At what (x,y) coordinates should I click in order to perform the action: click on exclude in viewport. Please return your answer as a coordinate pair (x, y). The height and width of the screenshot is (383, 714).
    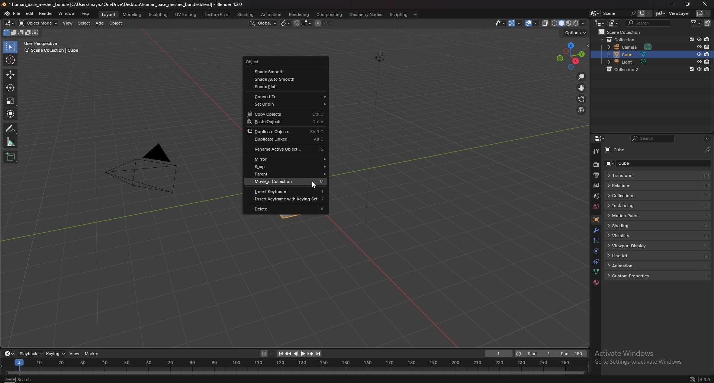
    Looking at the image, I should click on (691, 39).